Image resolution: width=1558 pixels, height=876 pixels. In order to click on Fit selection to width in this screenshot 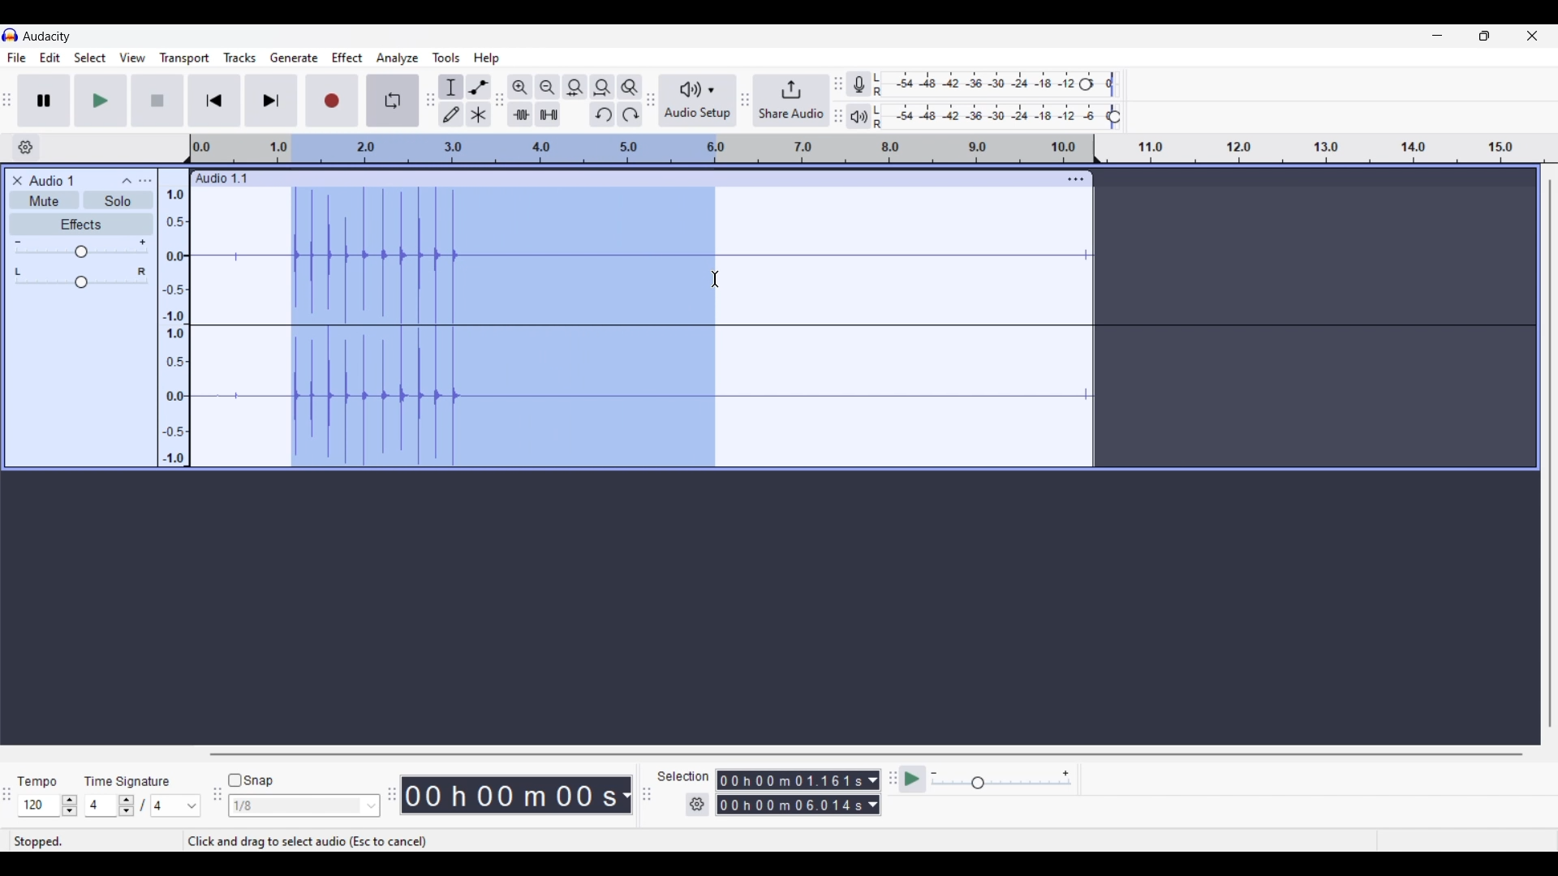, I will do `click(575, 87)`.